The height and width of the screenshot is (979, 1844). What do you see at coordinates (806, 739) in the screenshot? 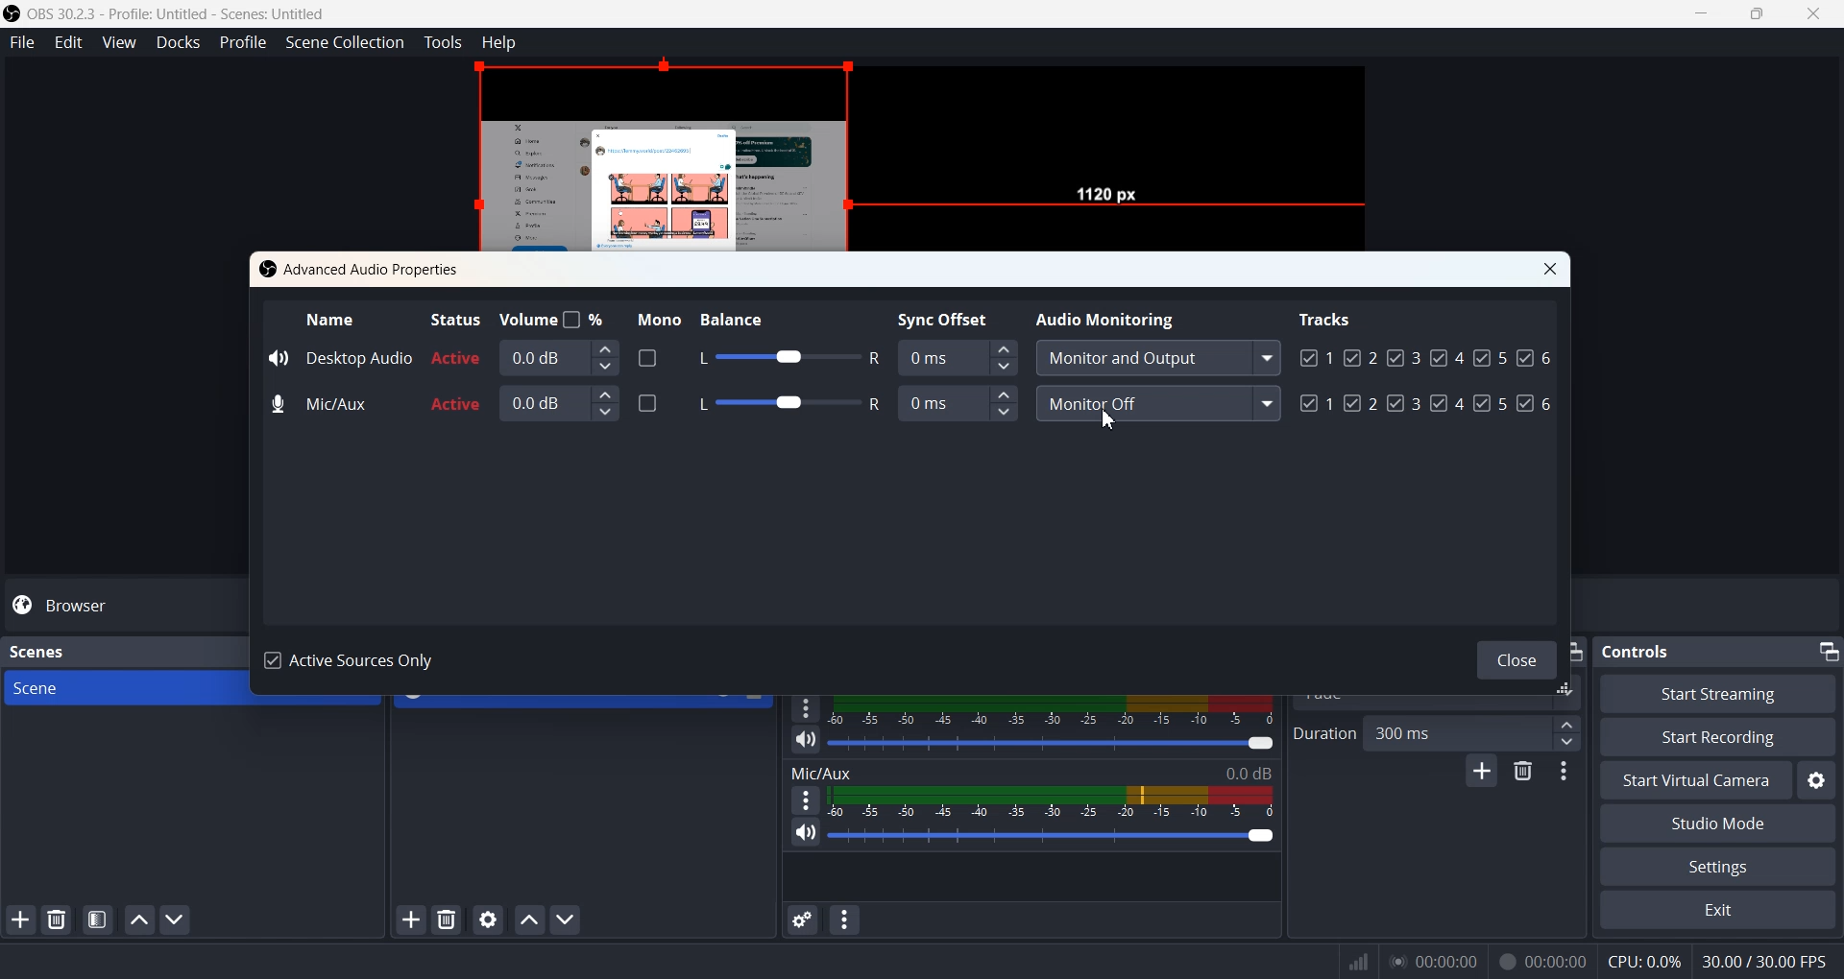
I see `Mute / Unmute` at bounding box center [806, 739].